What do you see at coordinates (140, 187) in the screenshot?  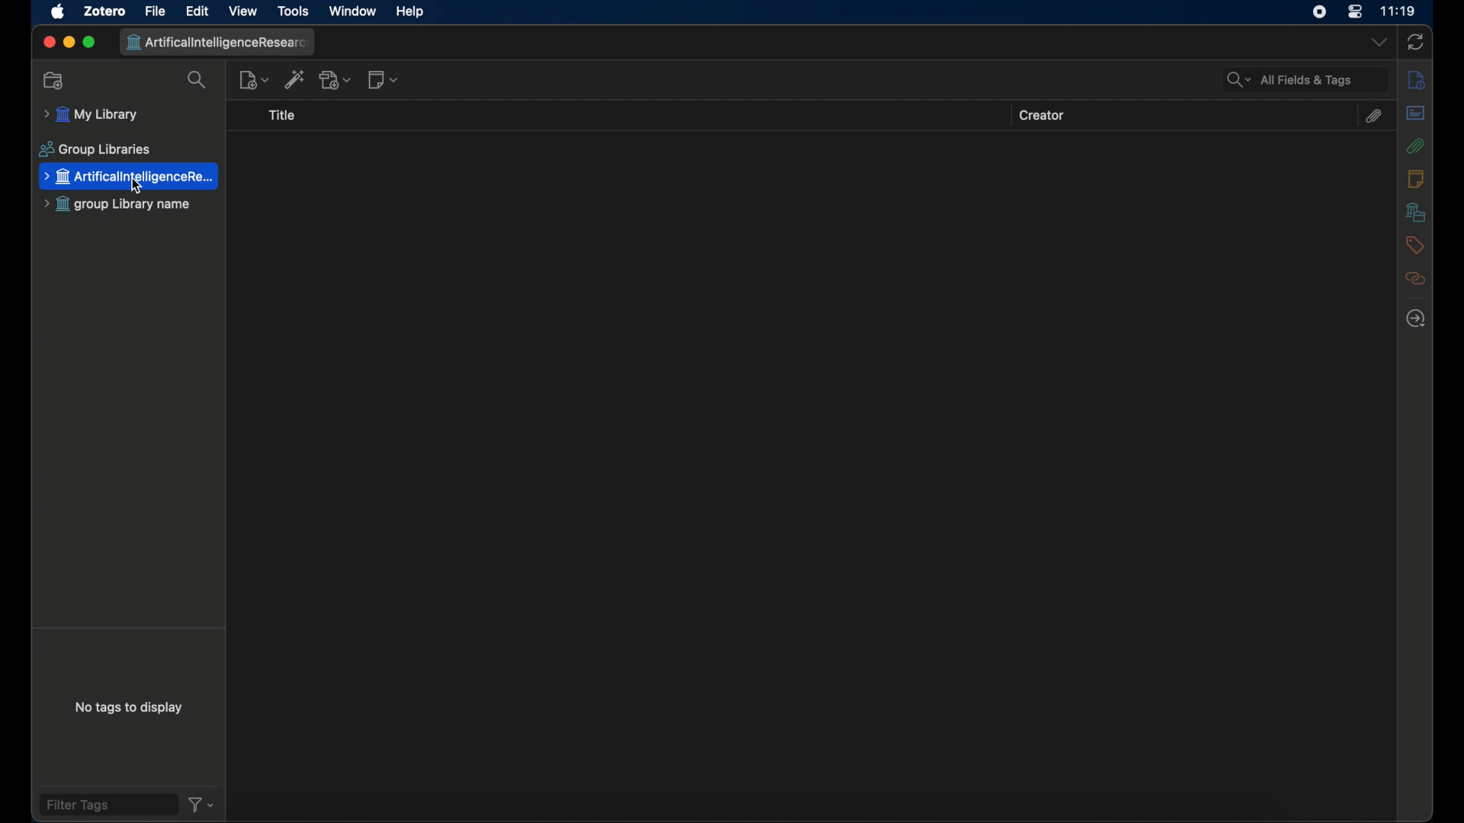 I see `cursor` at bounding box center [140, 187].